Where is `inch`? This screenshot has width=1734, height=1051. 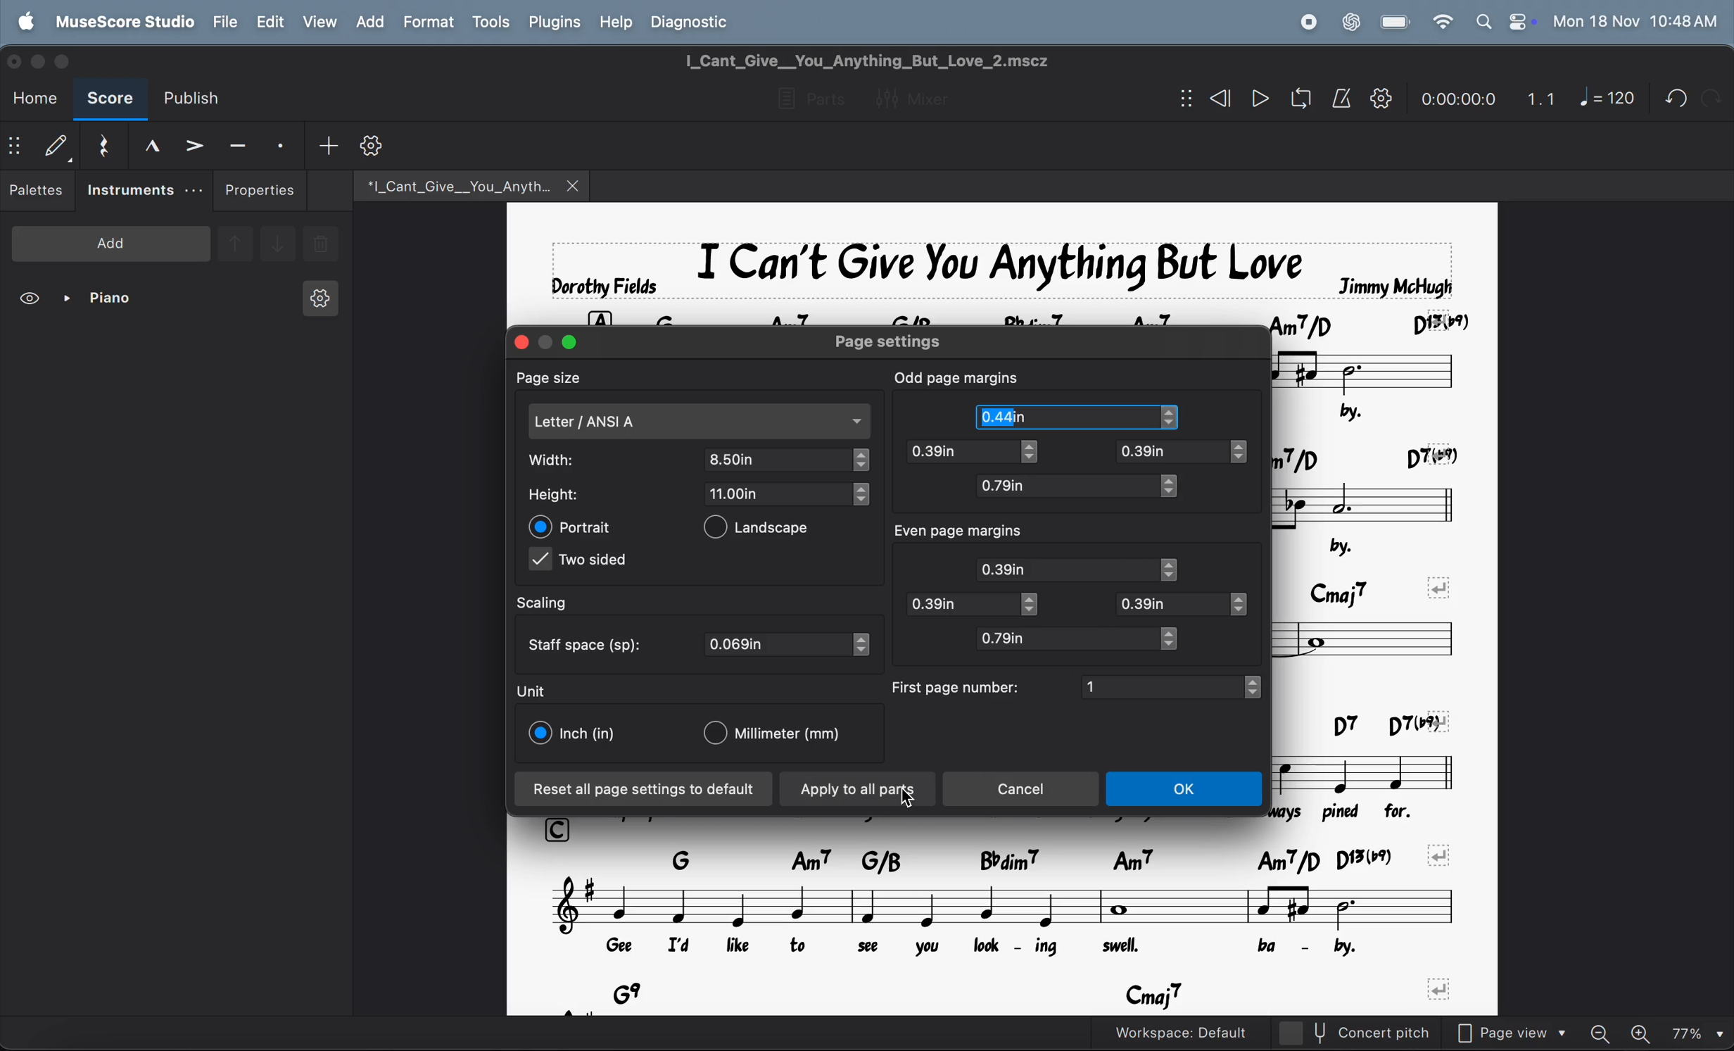 inch is located at coordinates (575, 734).